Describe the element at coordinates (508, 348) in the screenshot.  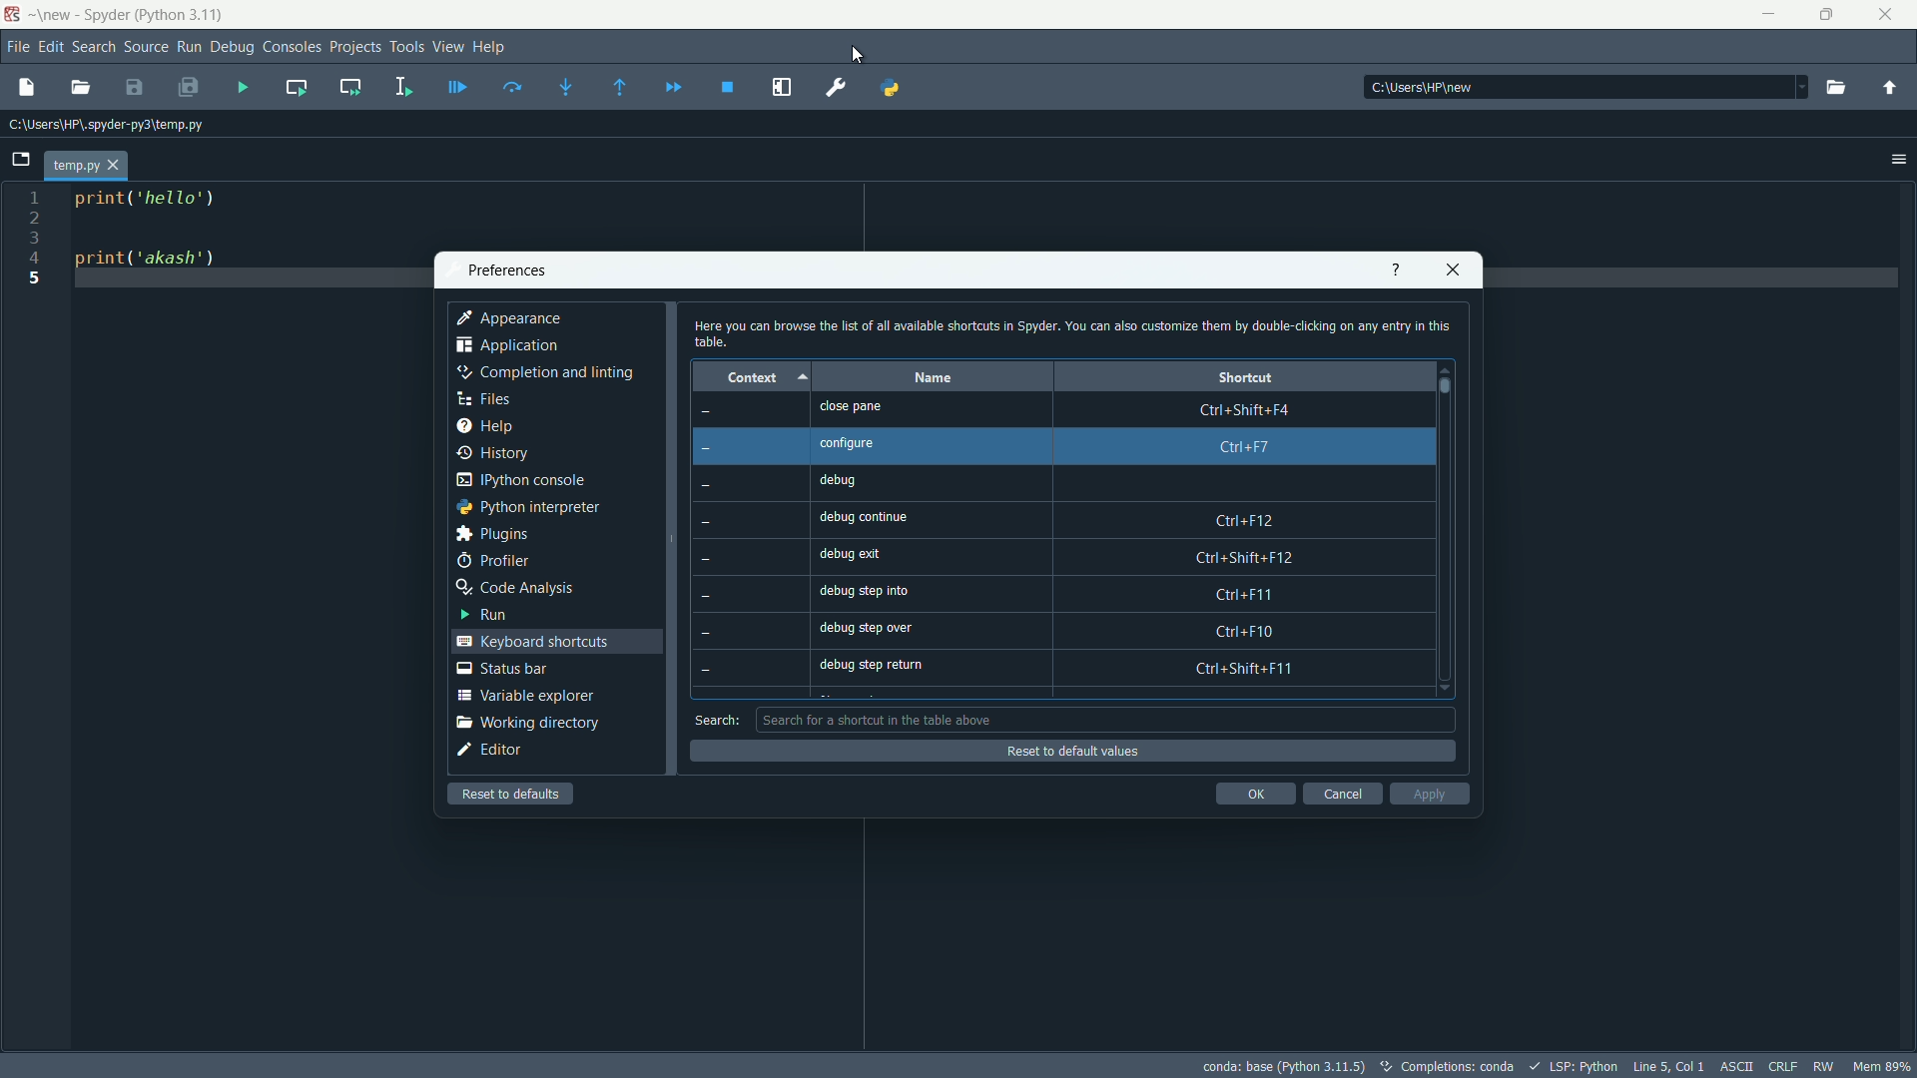
I see `application` at that location.